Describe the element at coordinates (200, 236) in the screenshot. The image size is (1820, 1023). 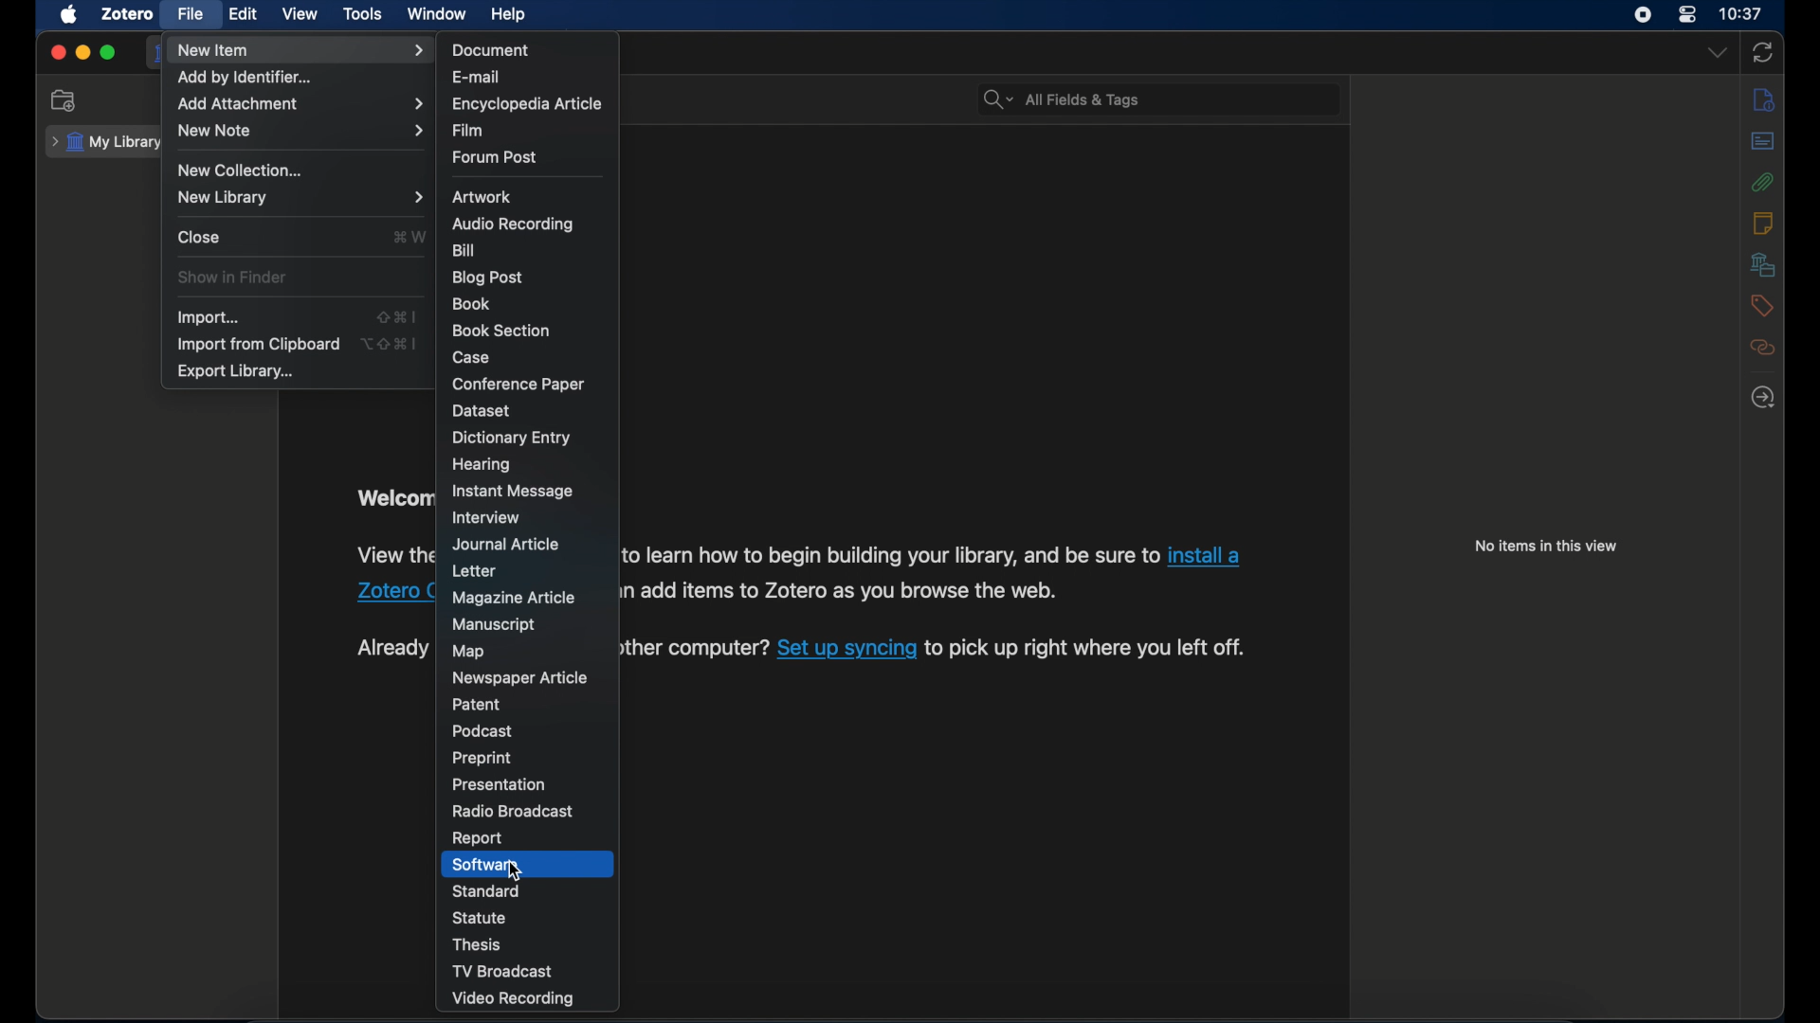
I see `close` at that location.